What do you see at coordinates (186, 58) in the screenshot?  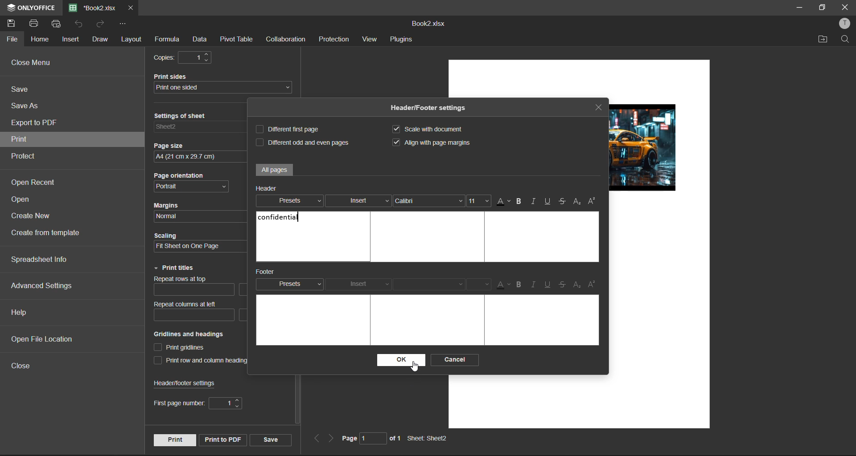 I see `copies` at bounding box center [186, 58].